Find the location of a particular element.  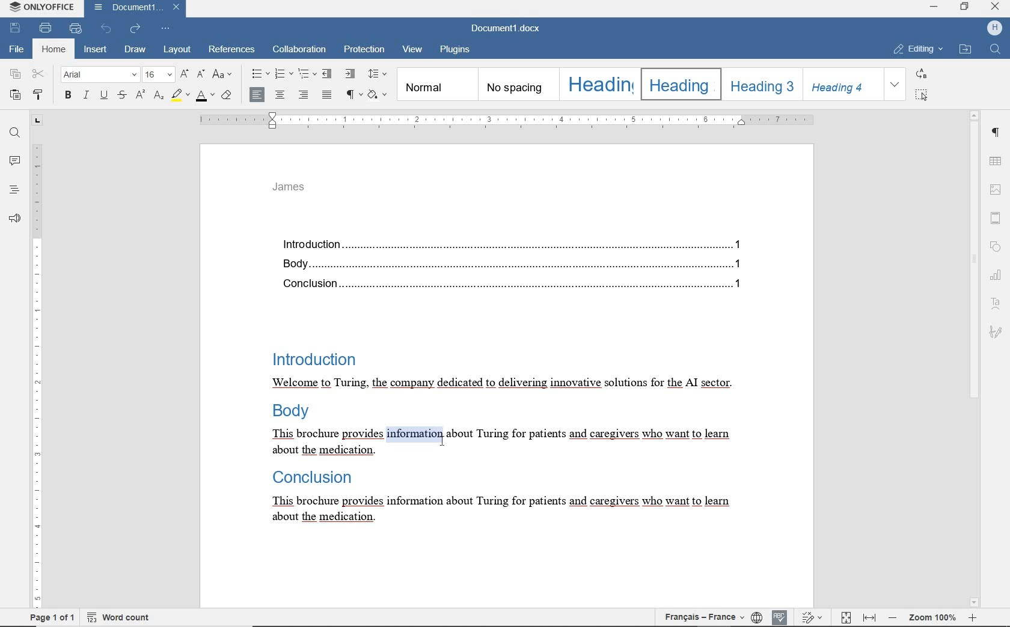

HEADING 2 is located at coordinates (679, 83).